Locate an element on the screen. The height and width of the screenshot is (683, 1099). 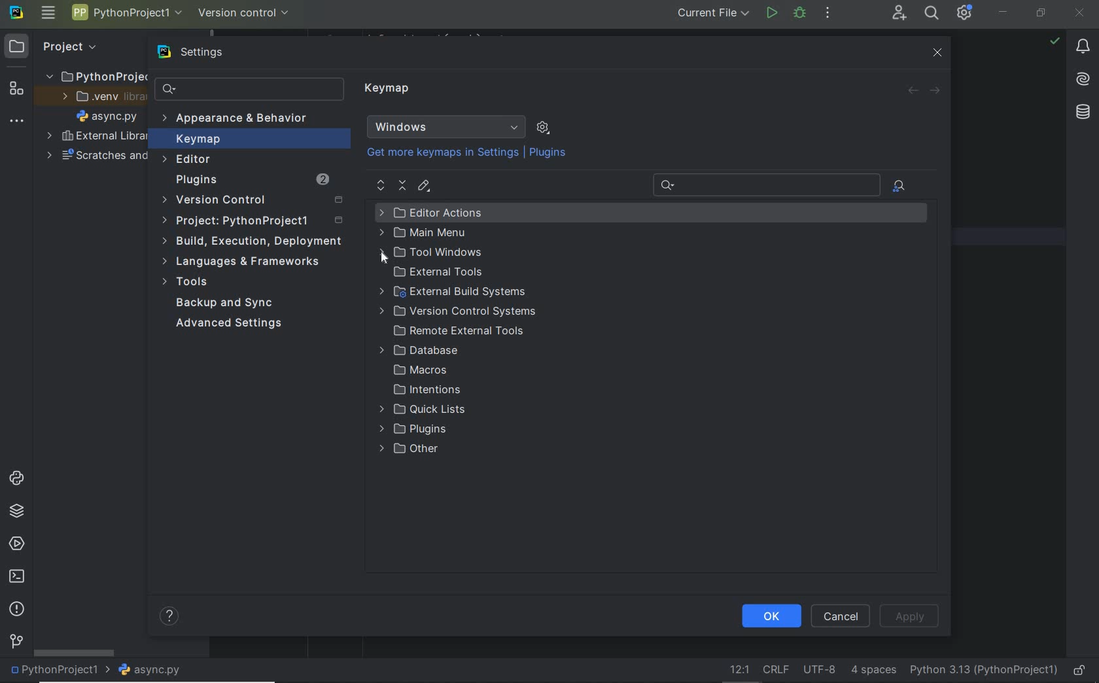
build, execution, deployment is located at coordinates (251, 241).